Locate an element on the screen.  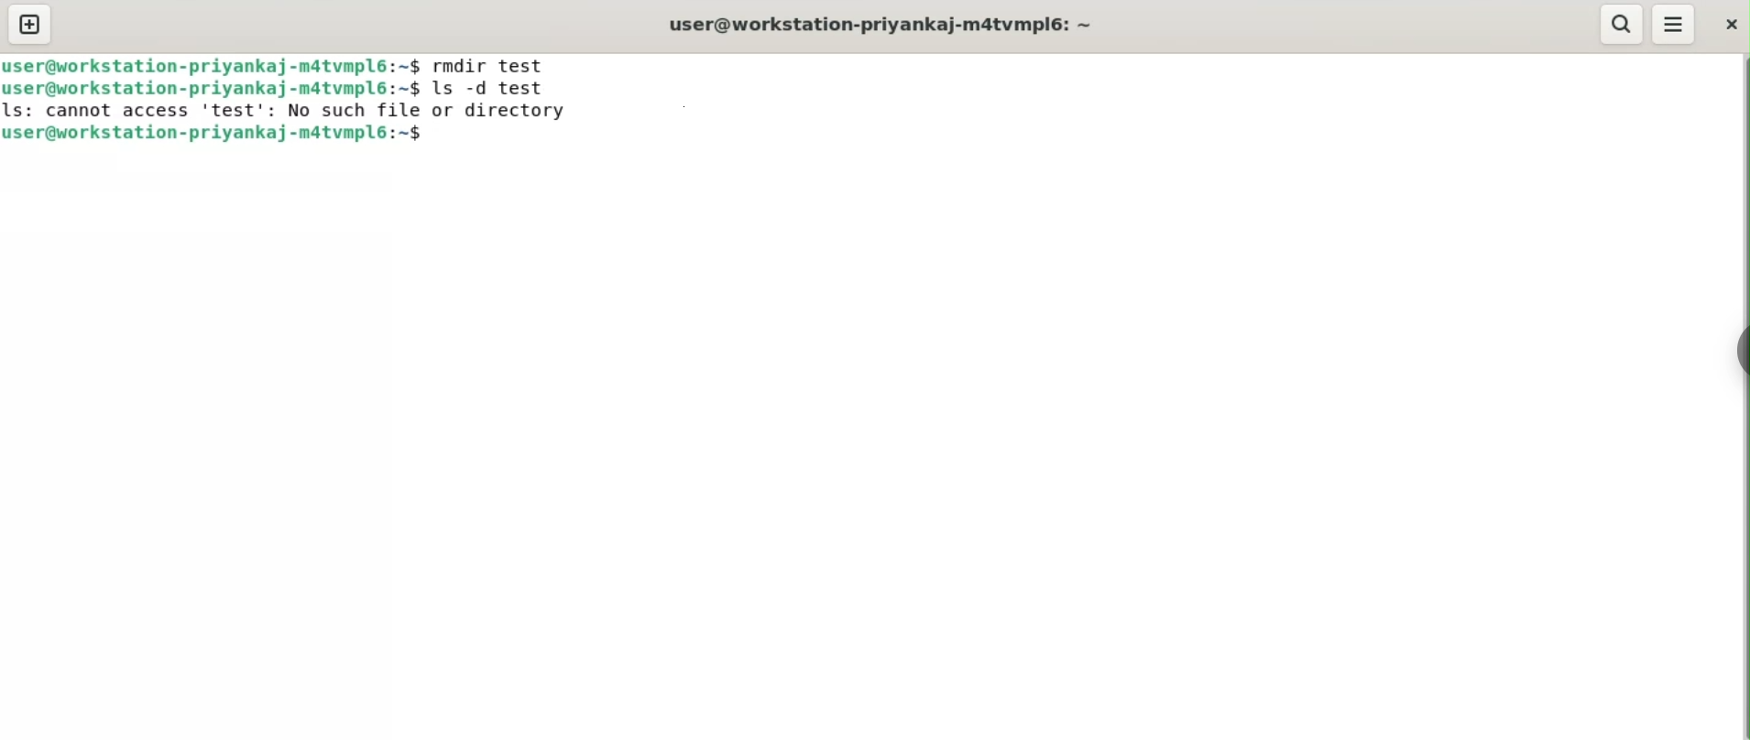
rmdir test is located at coordinates (499, 66).